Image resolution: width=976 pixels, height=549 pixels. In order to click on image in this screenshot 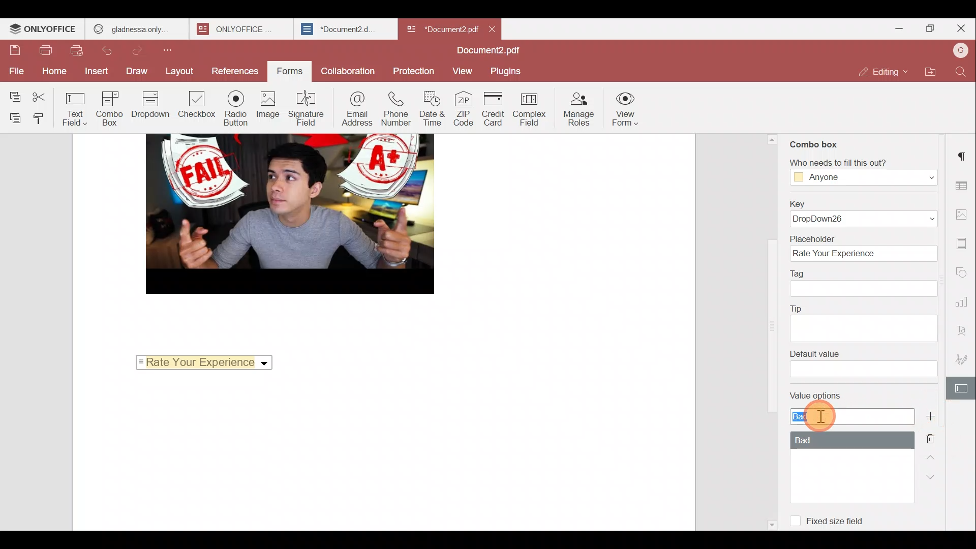, I will do `click(289, 213)`.